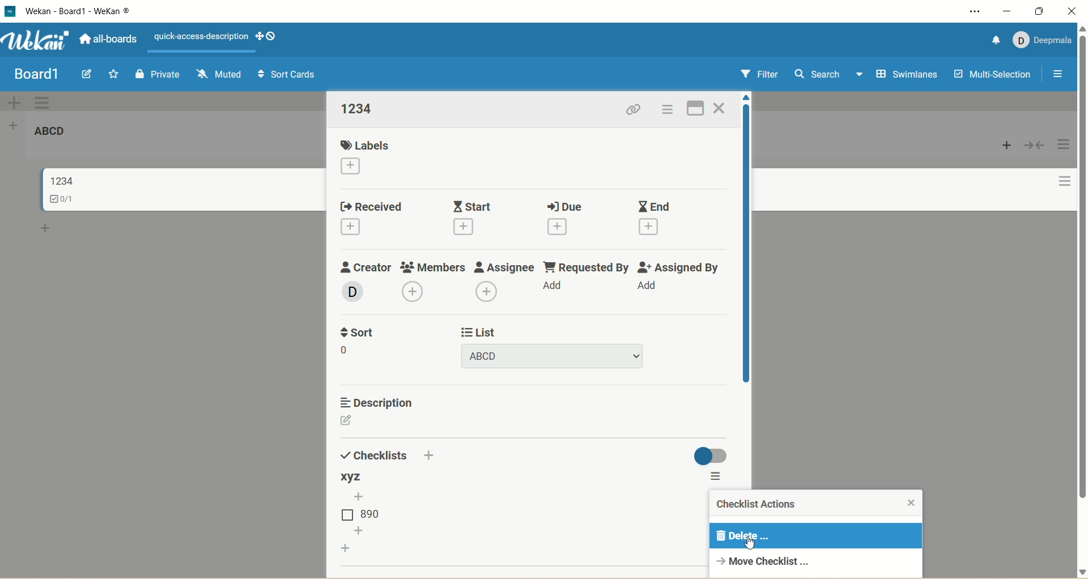  Describe the element at coordinates (750, 543) in the screenshot. I see `cursor` at that location.